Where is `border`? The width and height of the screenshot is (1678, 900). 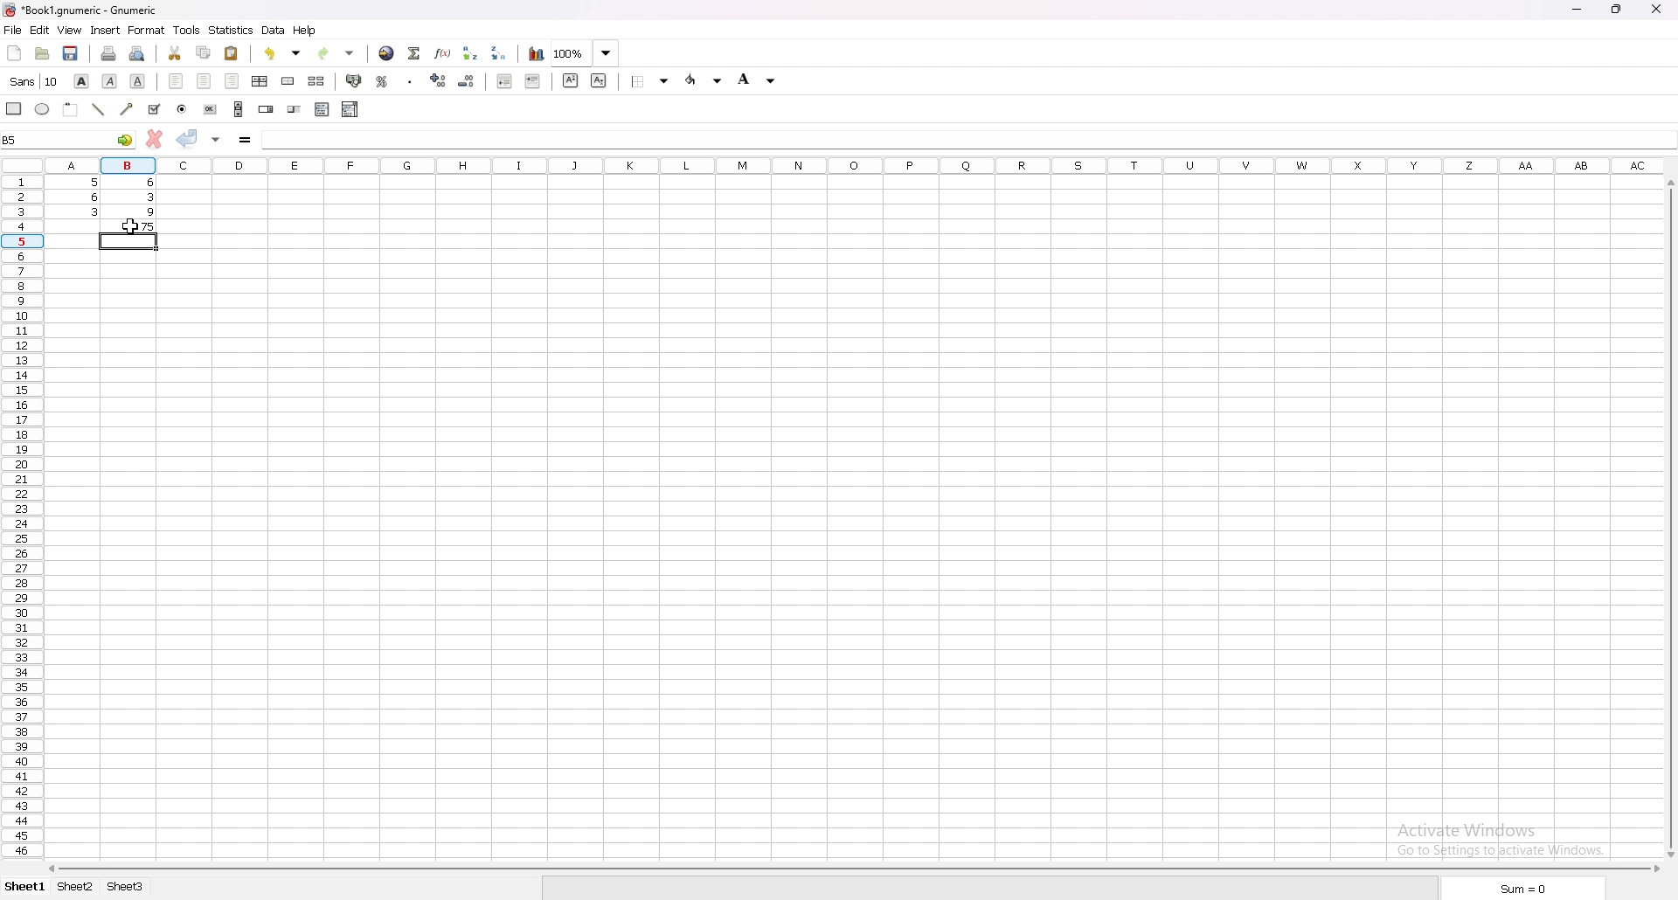
border is located at coordinates (647, 81).